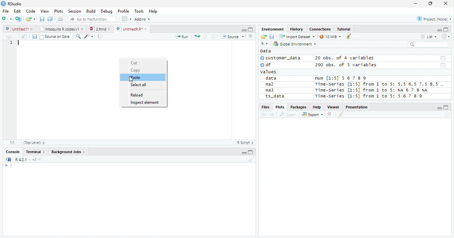  I want to click on History, so click(297, 30).